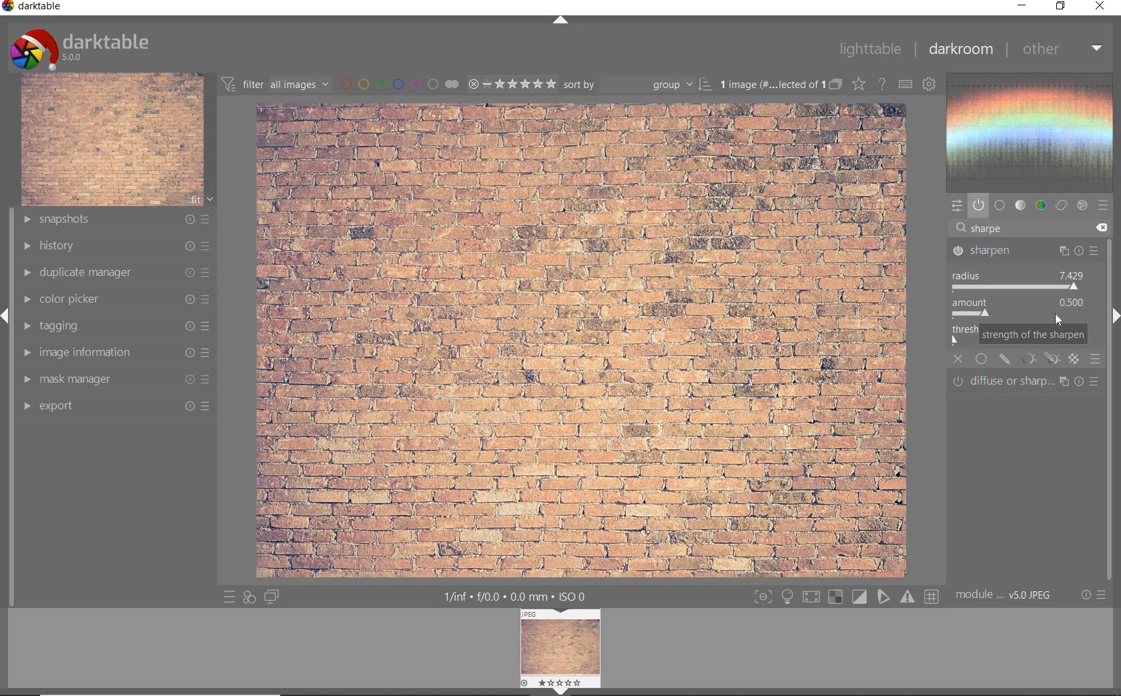 This screenshot has height=696, width=1121. What do you see at coordinates (115, 408) in the screenshot?
I see `export` at bounding box center [115, 408].